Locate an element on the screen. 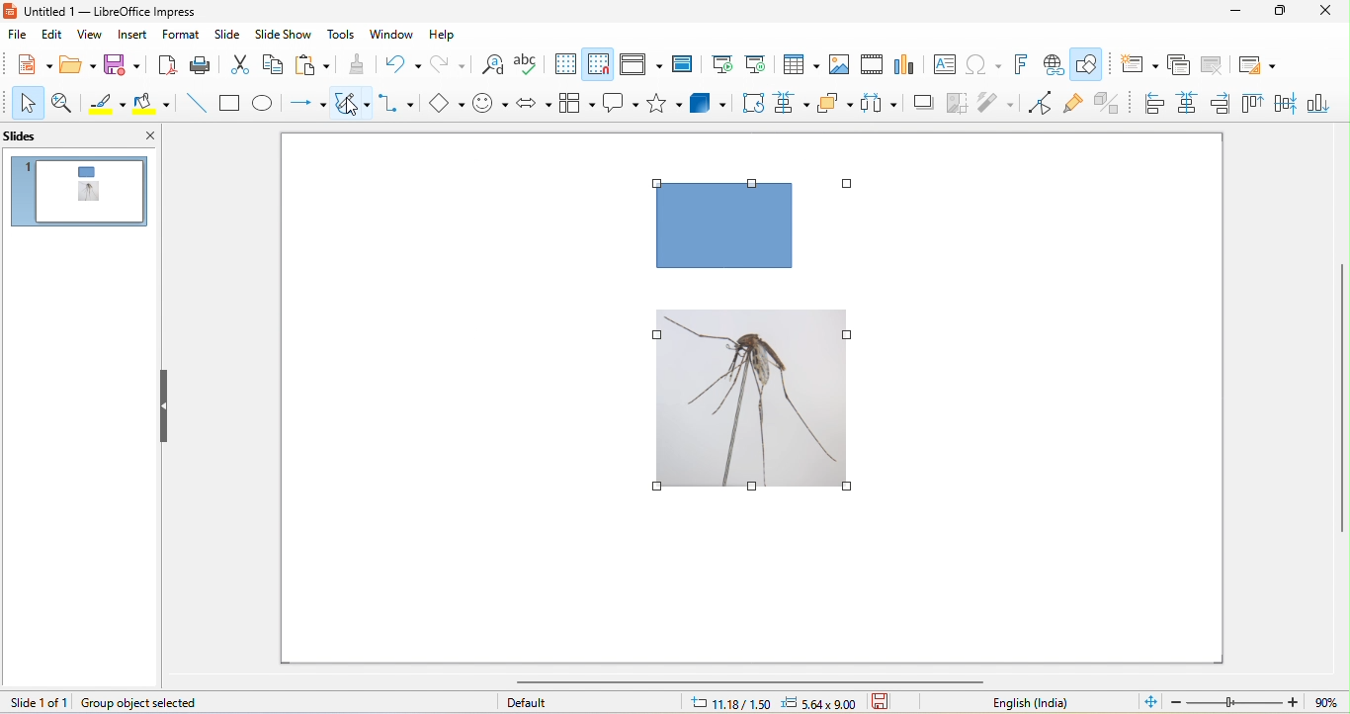 This screenshot has height=714, width=1350. lines and arrow is located at coordinates (307, 106).